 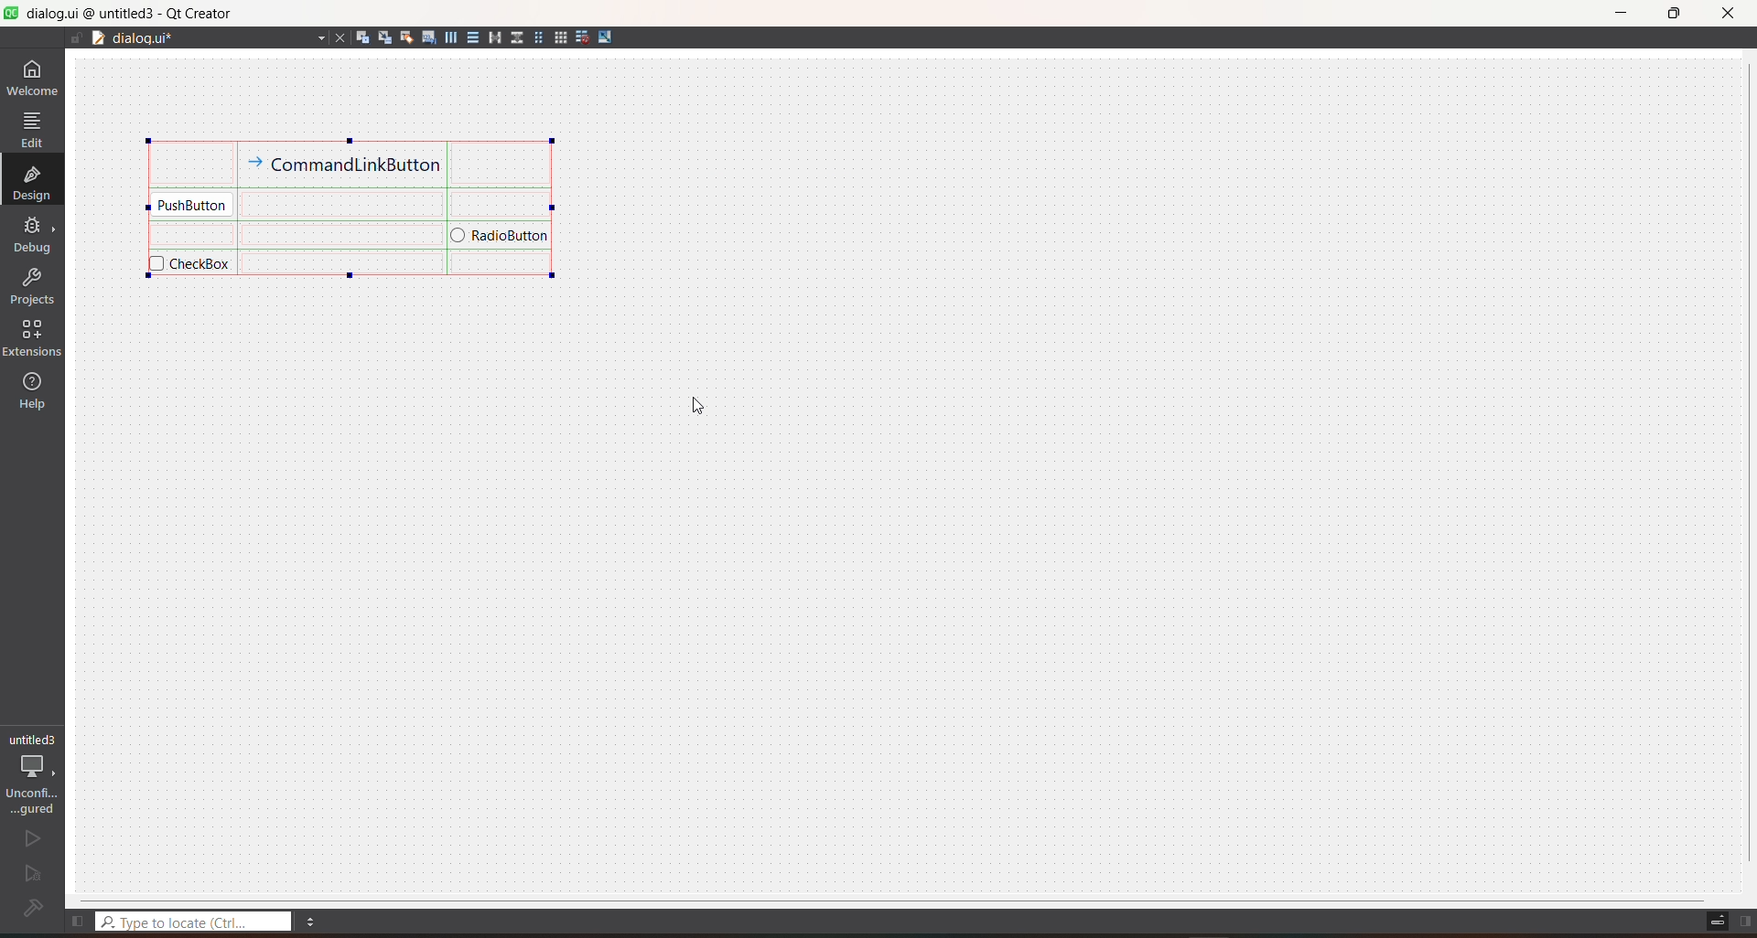 I want to click on drag to document splitter, so click(x=98, y=39).